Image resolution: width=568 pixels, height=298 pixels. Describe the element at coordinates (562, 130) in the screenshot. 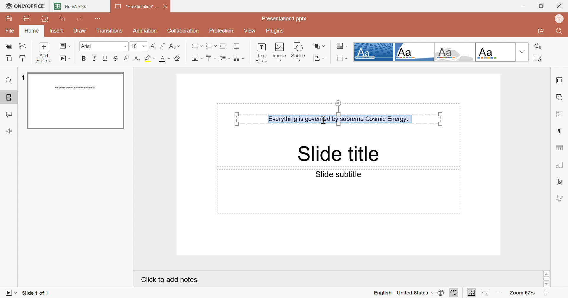

I see `Paragraph settings` at that location.